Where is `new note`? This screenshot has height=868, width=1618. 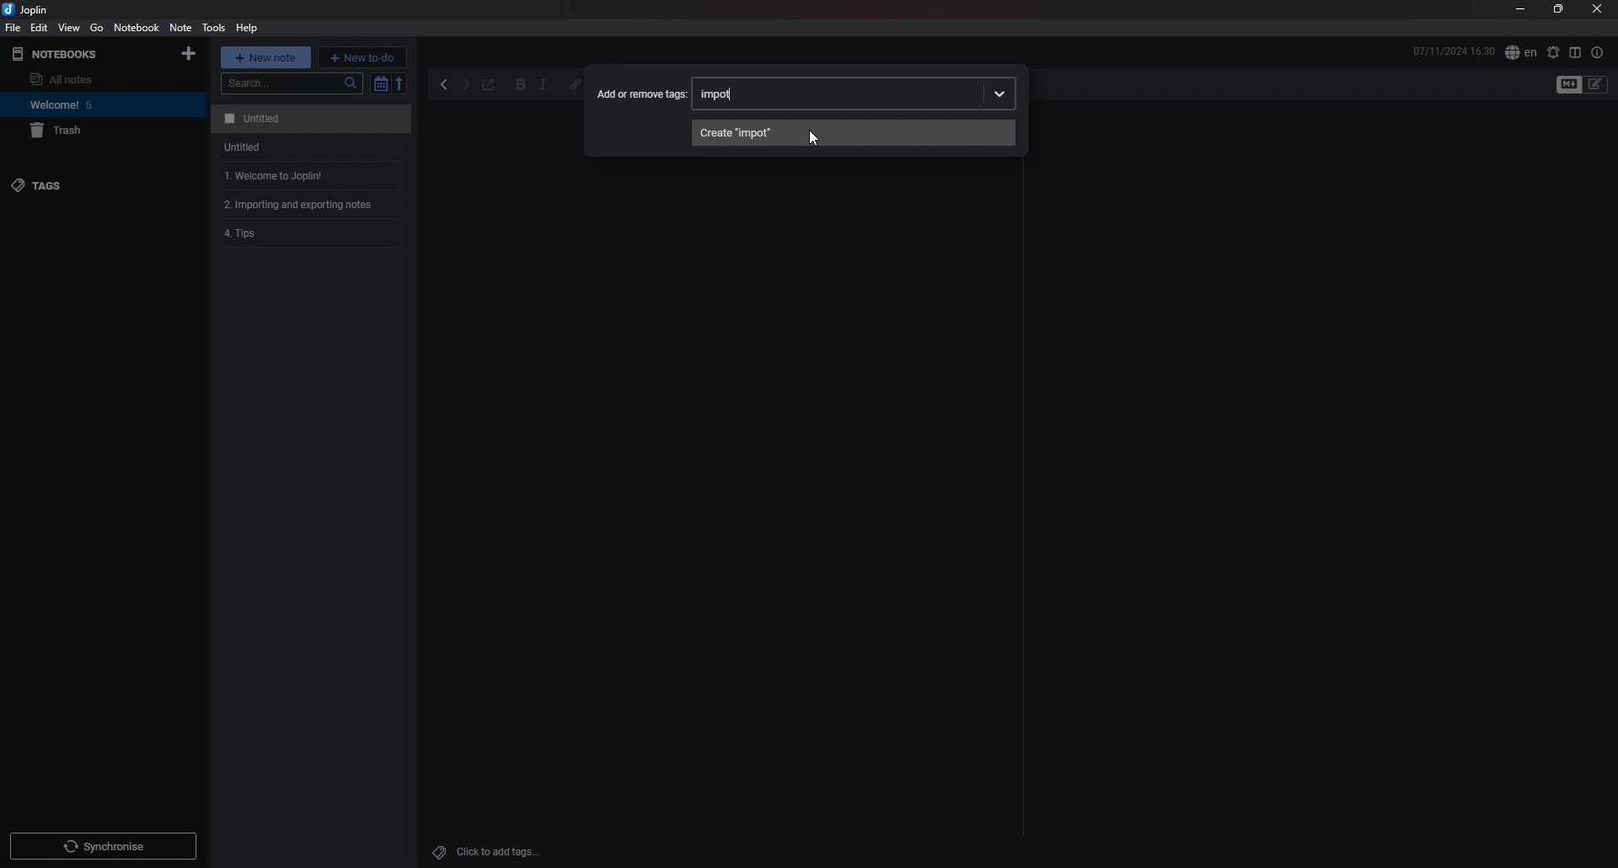 new note is located at coordinates (266, 56).